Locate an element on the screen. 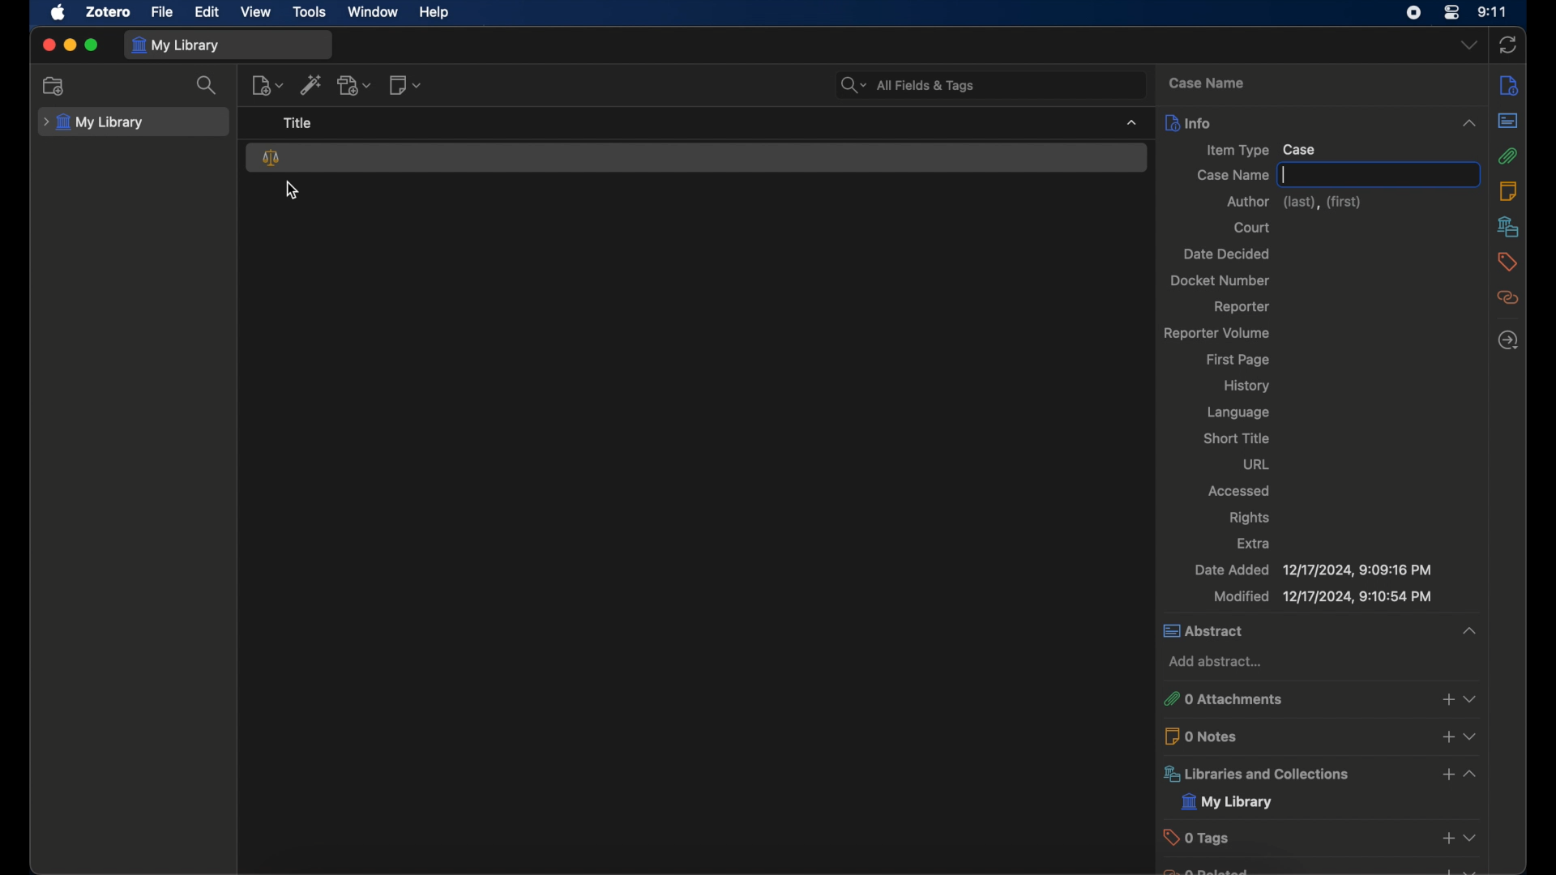  info is located at coordinates (1324, 121).